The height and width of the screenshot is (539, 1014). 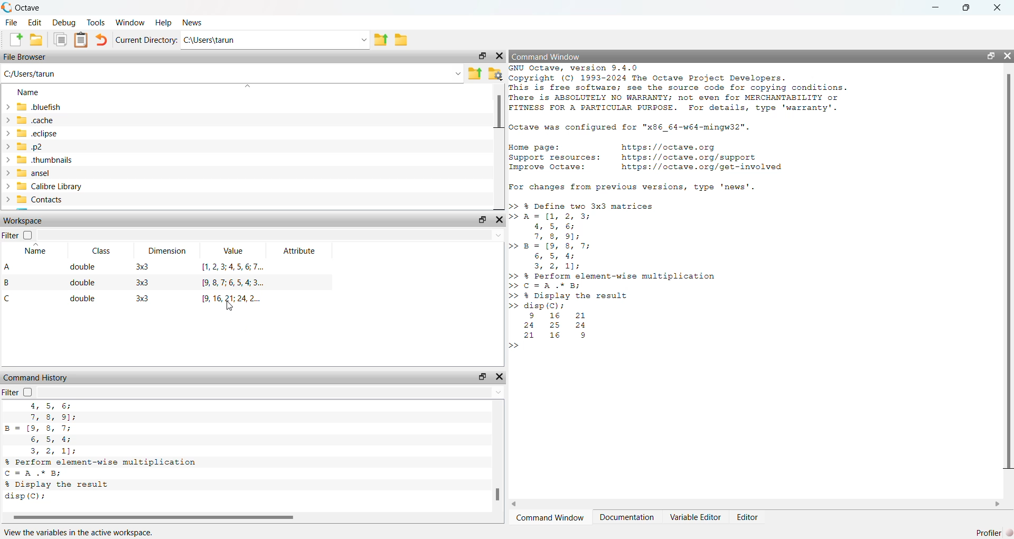 I want to click on Restore Down, so click(x=484, y=219).